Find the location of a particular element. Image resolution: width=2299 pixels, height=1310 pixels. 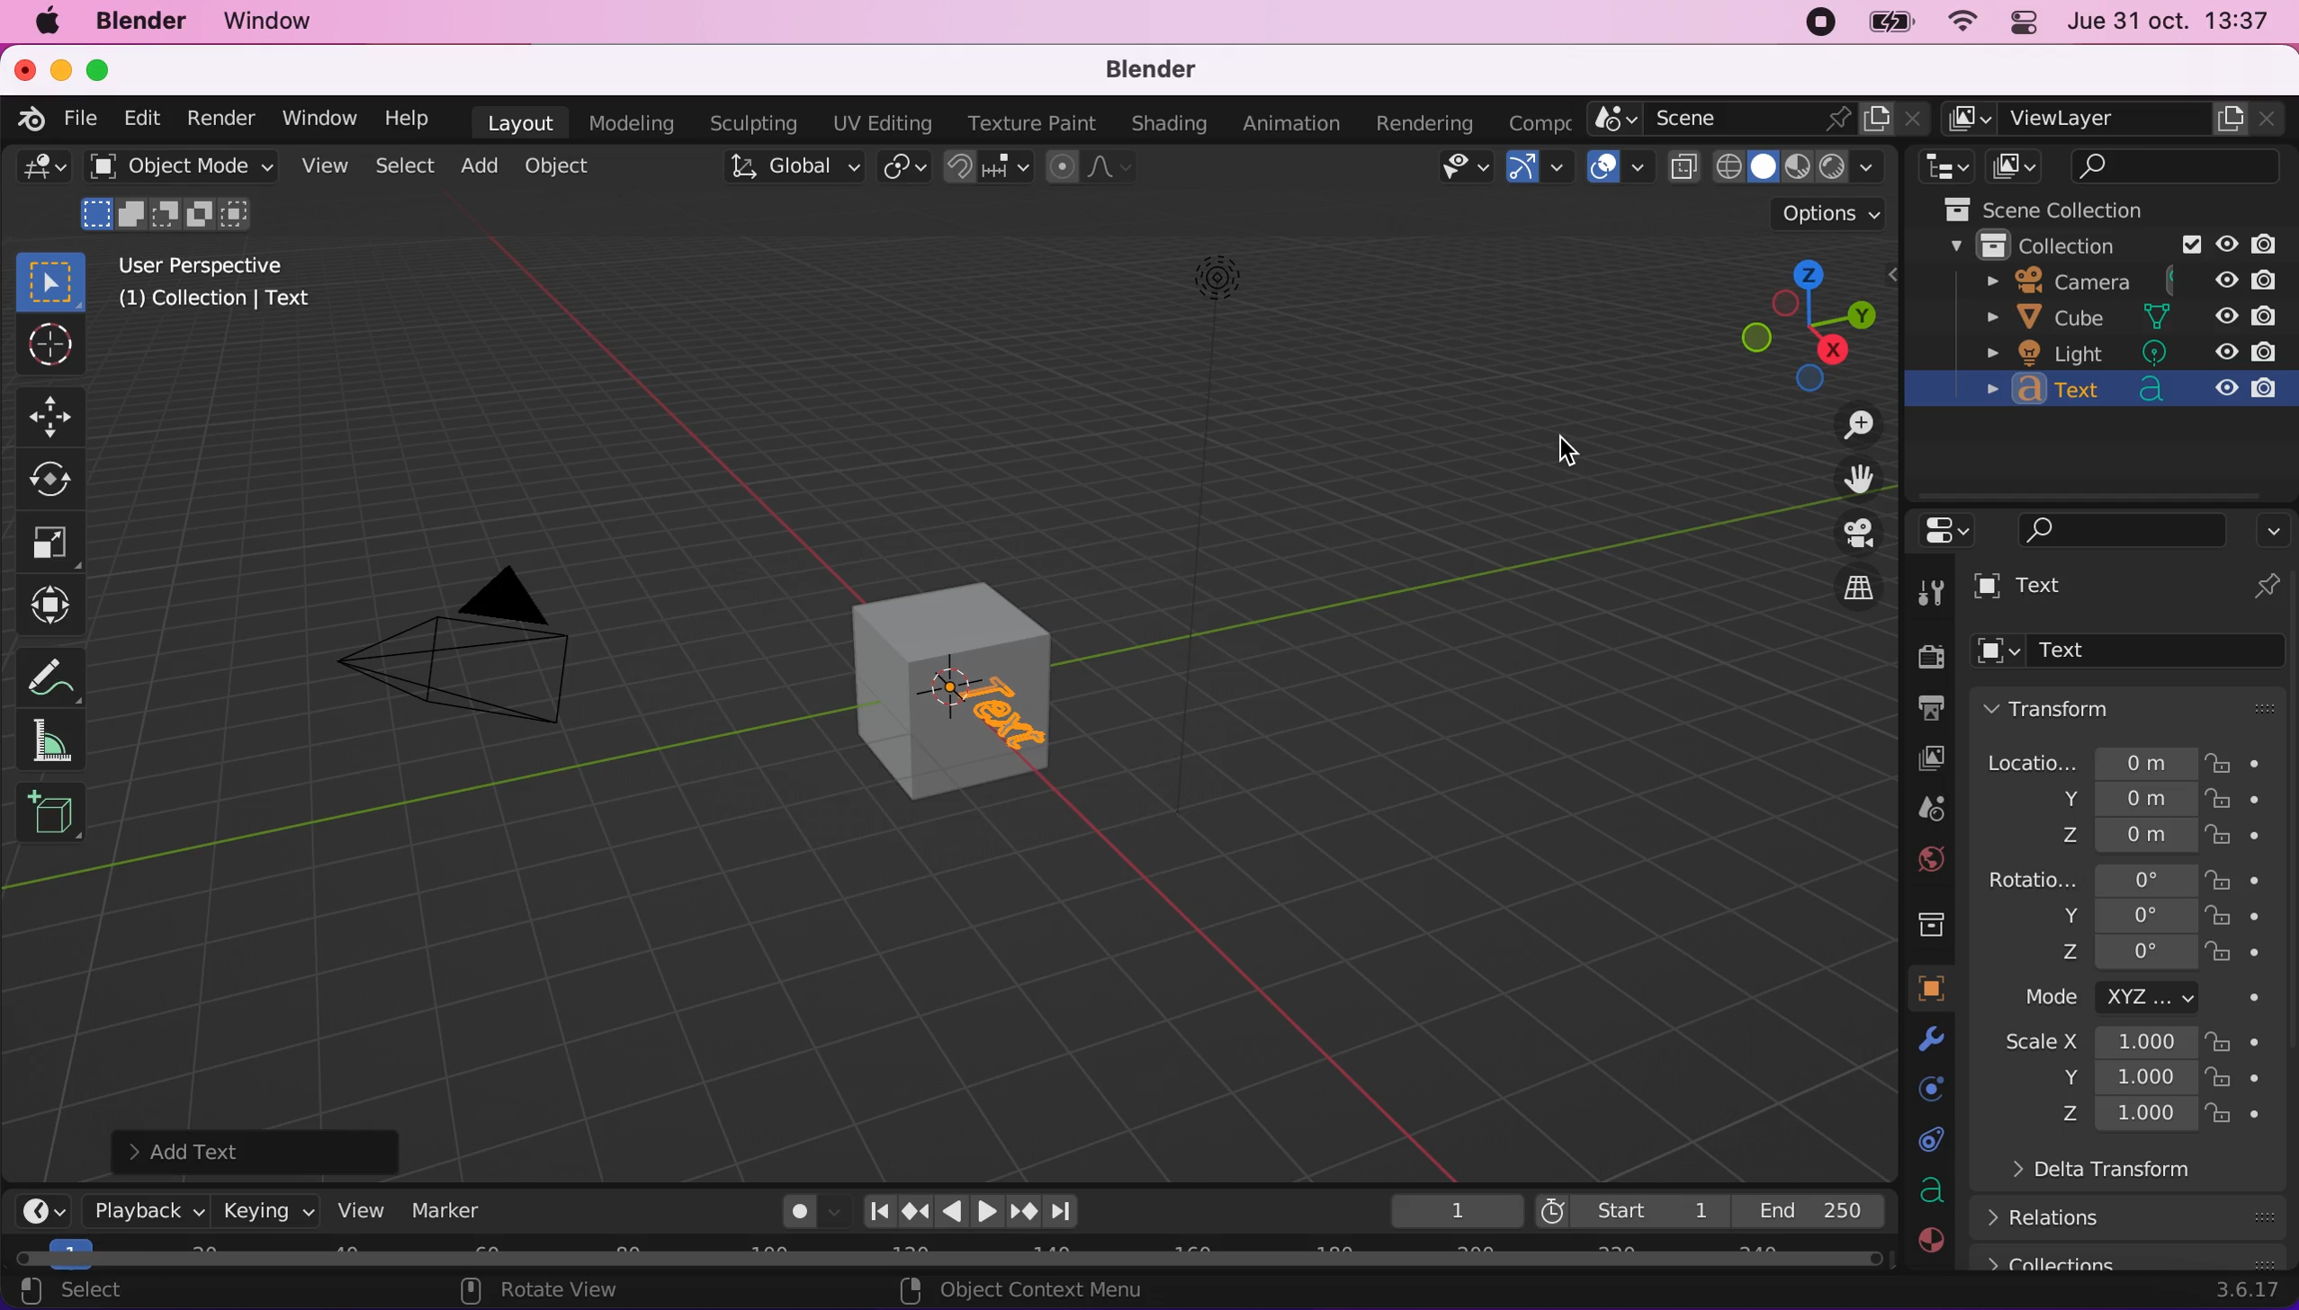

data is located at coordinates (1935, 1190).